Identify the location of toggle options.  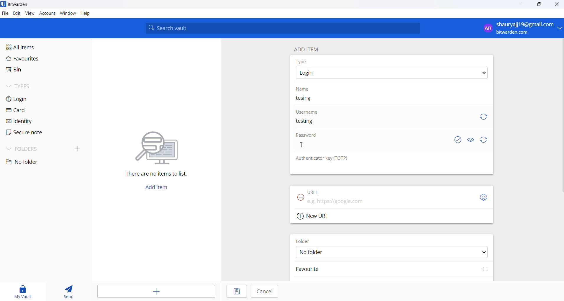
(483, 197).